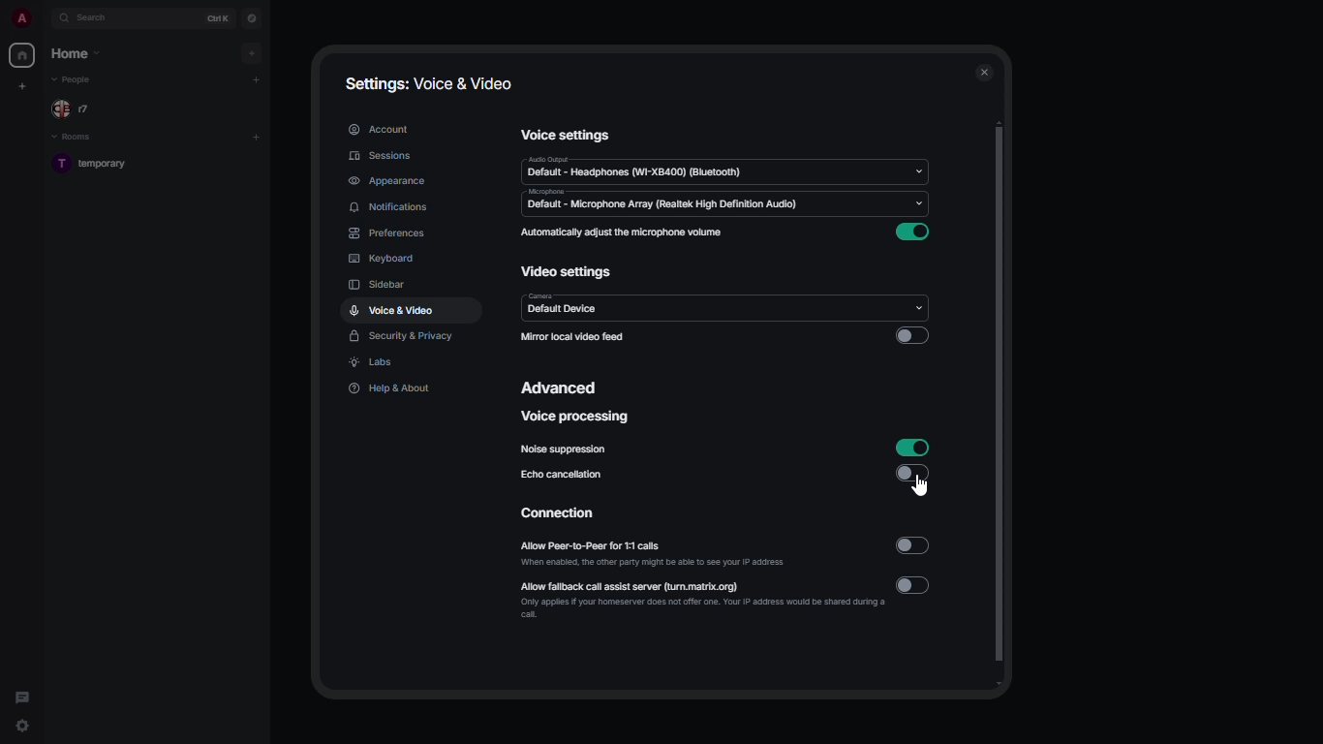 The width and height of the screenshot is (1323, 744). Describe the element at coordinates (912, 447) in the screenshot. I see `enabled` at that location.